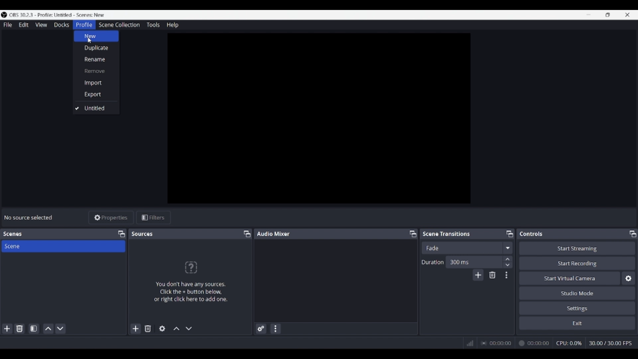 The height and width of the screenshot is (359, 638). What do you see at coordinates (468, 342) in the screenshot?
I see `Network` at bounding box center [468, 342].